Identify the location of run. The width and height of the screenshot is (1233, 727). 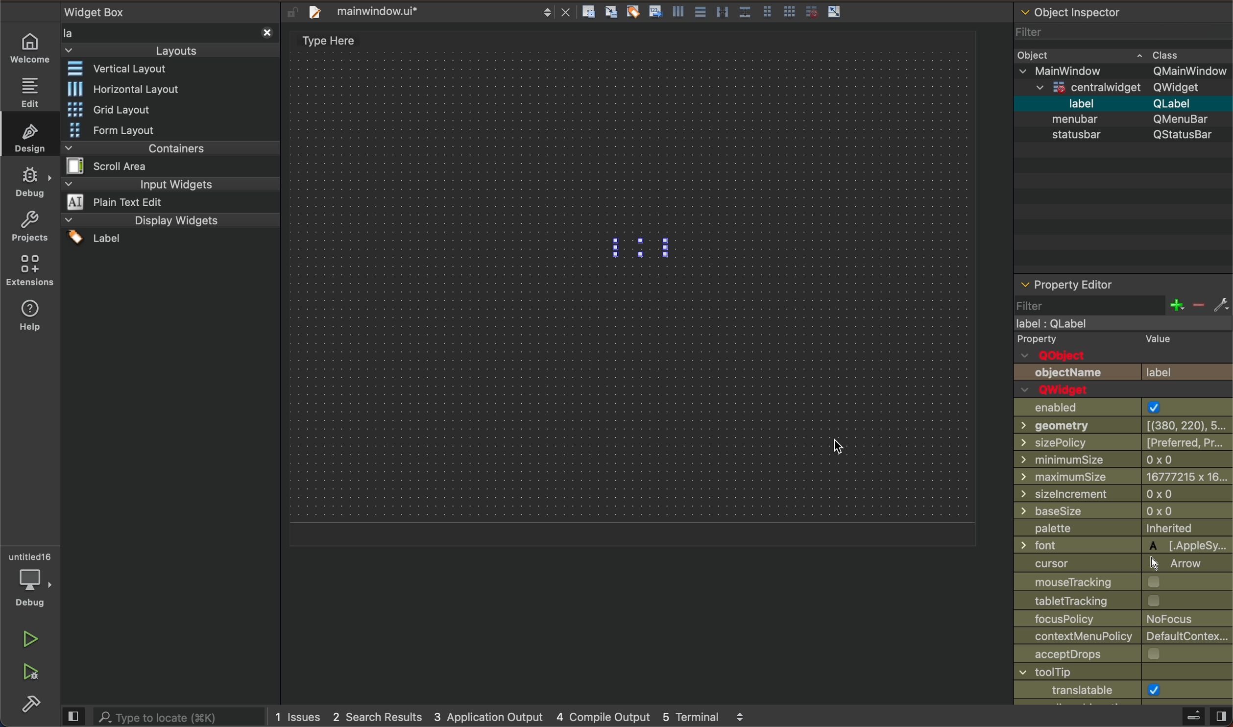
(31, 638).